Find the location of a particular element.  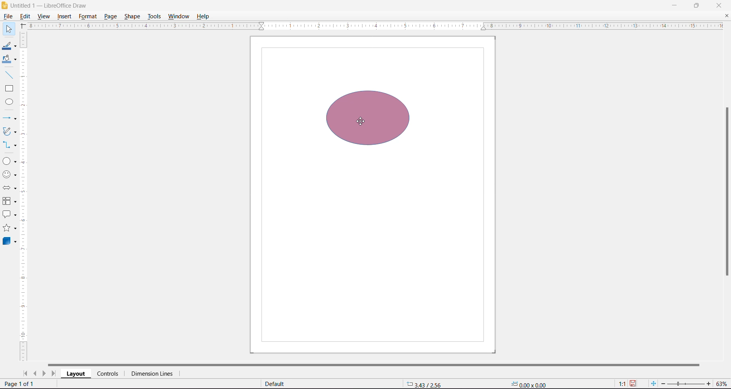

Close Document is located at coordinates (726, 16).